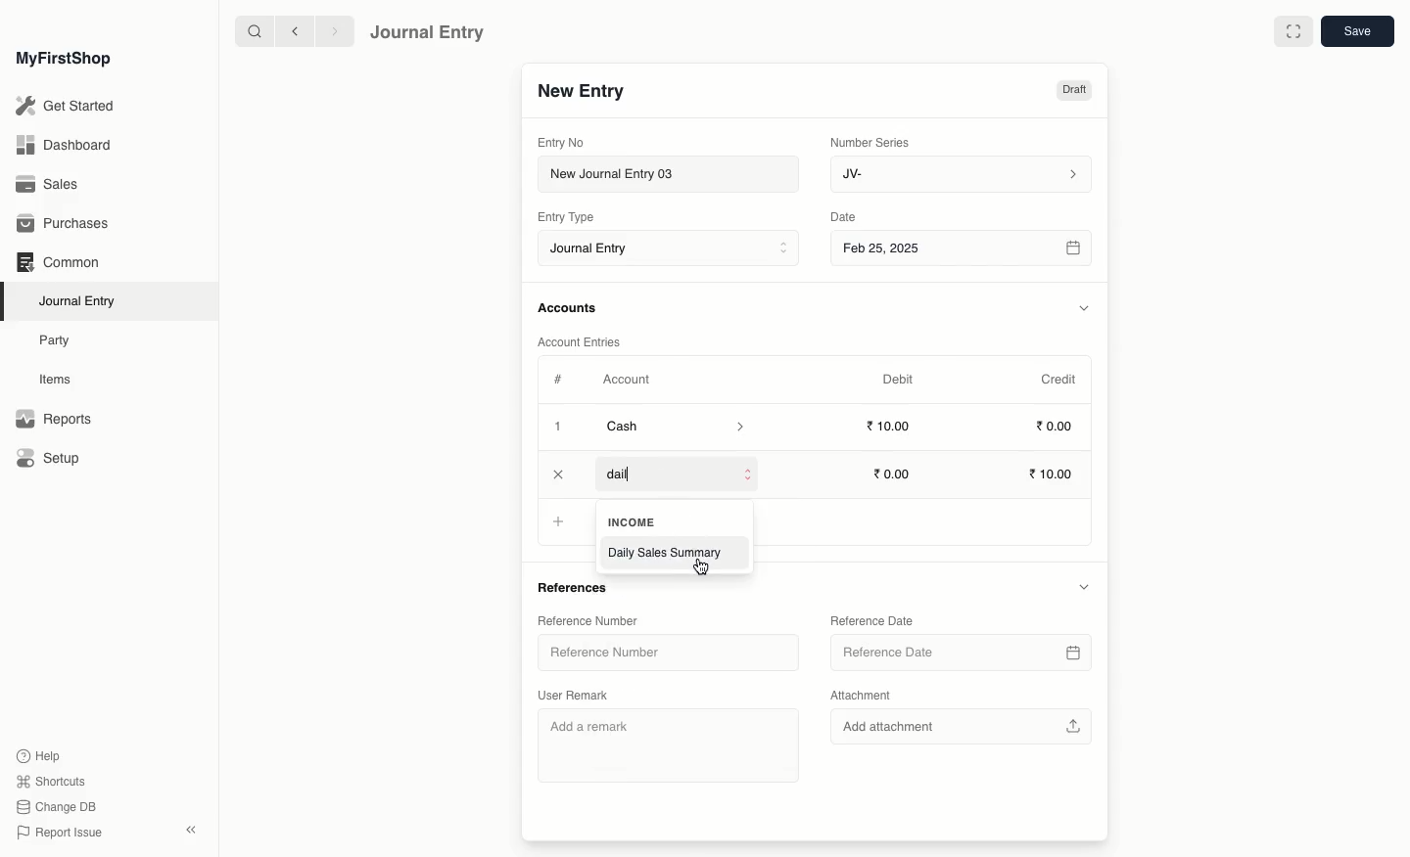 The image size is (1410, 857). What do you see at coordinates (705, 566) in the screenshot?
I see `cursor` at bounding box center [705, 566].